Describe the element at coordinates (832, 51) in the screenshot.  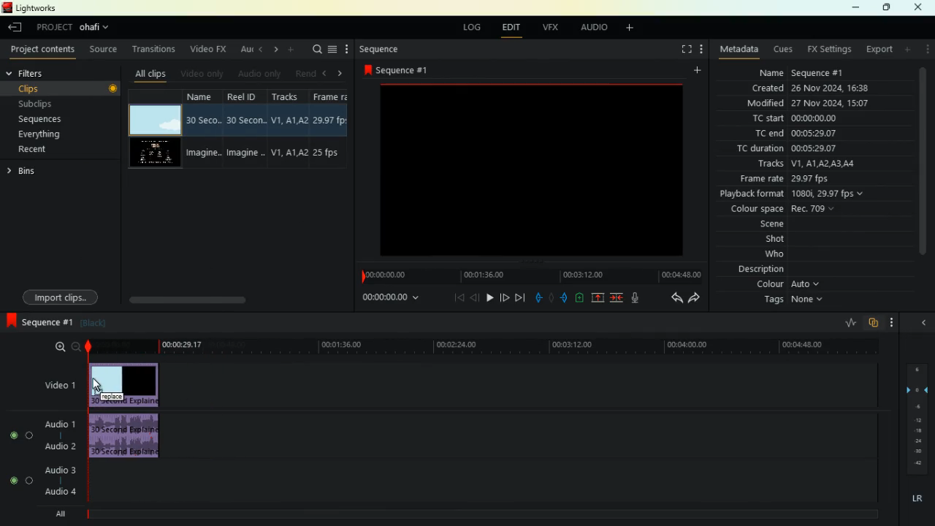
I see `fx setting` at that location.